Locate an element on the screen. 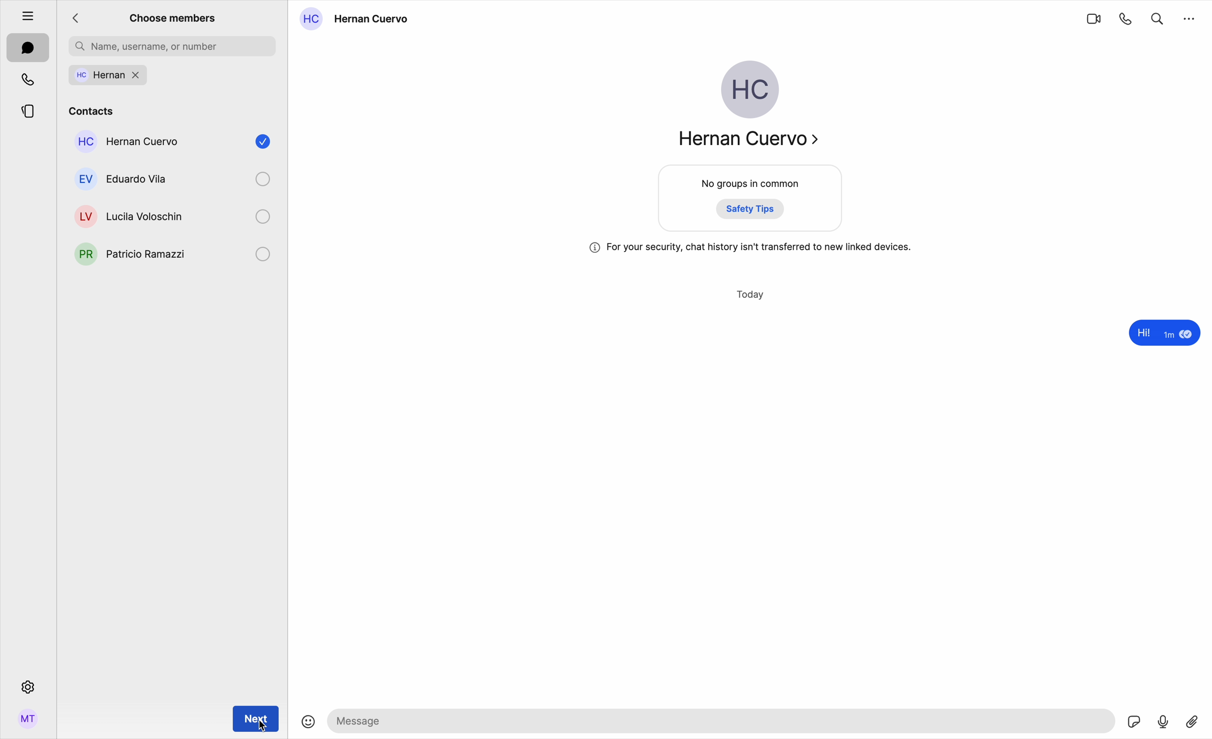 The image size is (1212, 739). no groups in common is located at coordinates (752, 200).